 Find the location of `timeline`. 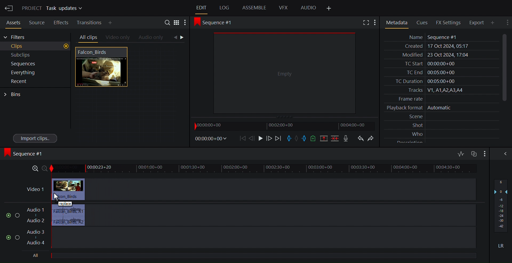

timeline is located at coordinates (273, 168).